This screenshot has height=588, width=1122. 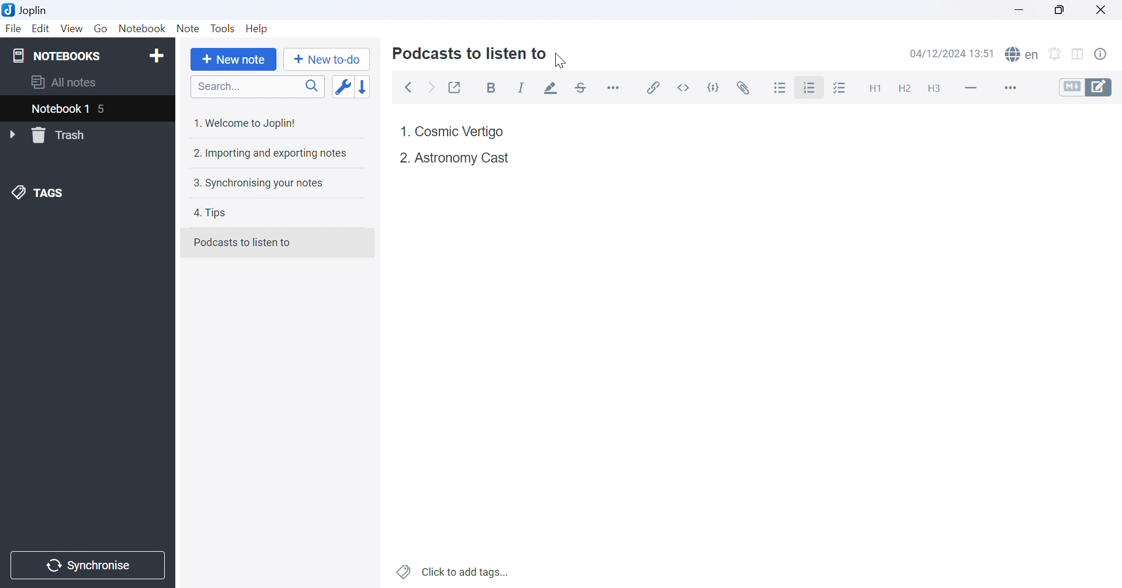 What do you see at coordinates (214, 214) in the screenshot?
I see `4. Tips` at bounding box center [214, 214].